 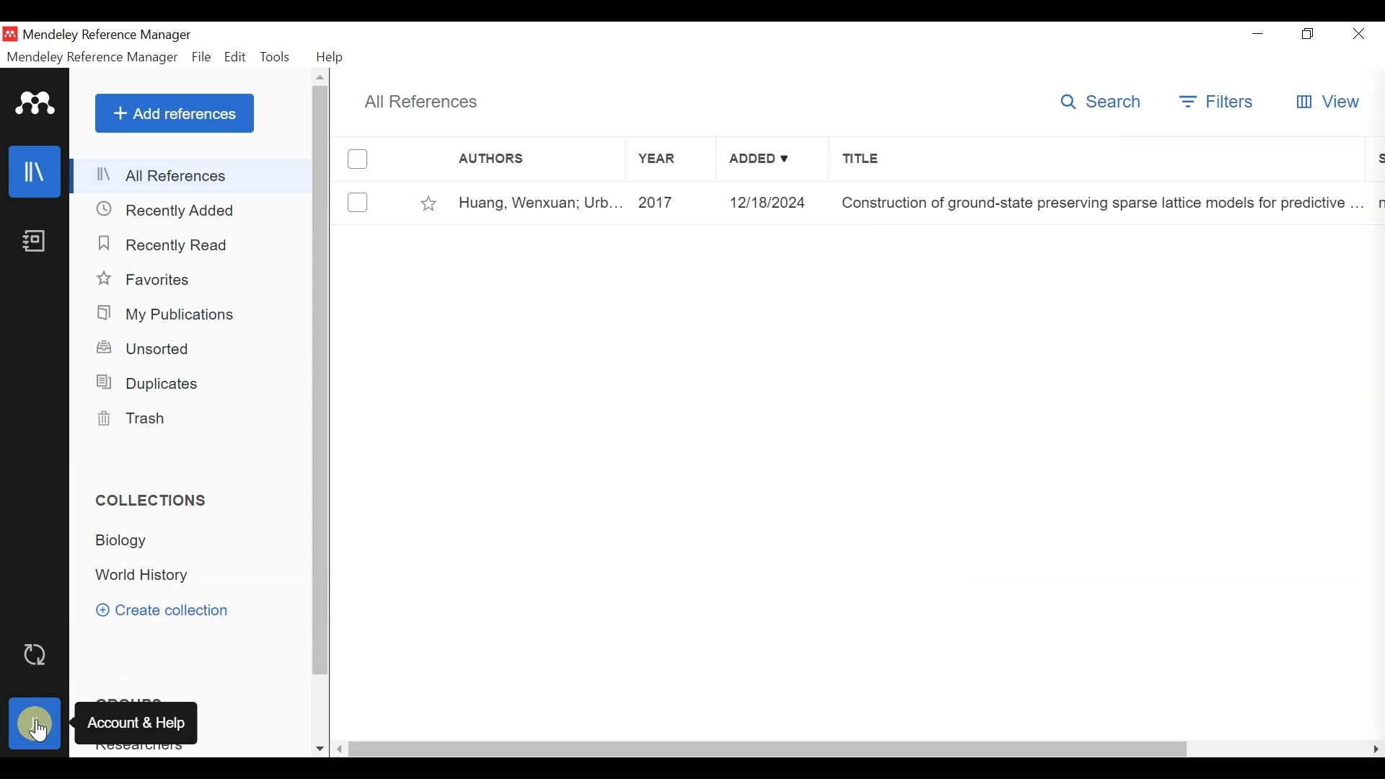 I want to click on (un)select, so click(x=356, y=159).